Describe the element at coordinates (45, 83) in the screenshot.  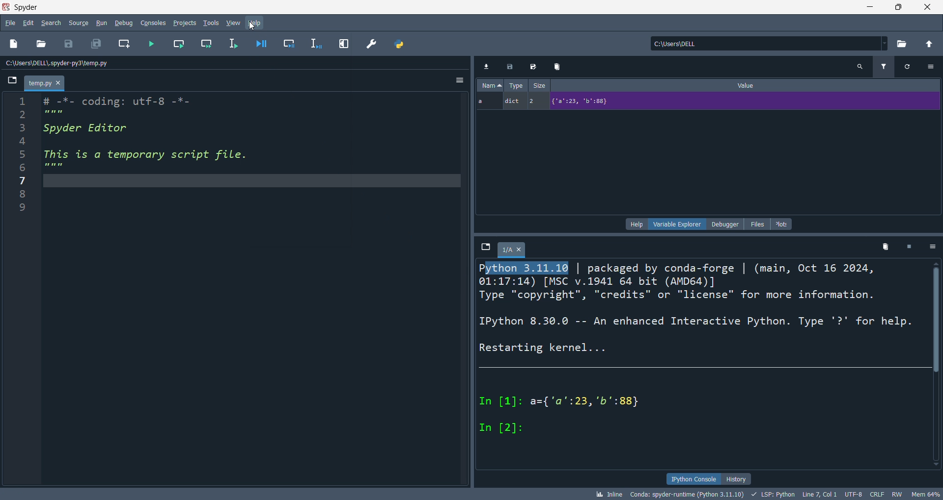
I see `Temp.py` at that location.